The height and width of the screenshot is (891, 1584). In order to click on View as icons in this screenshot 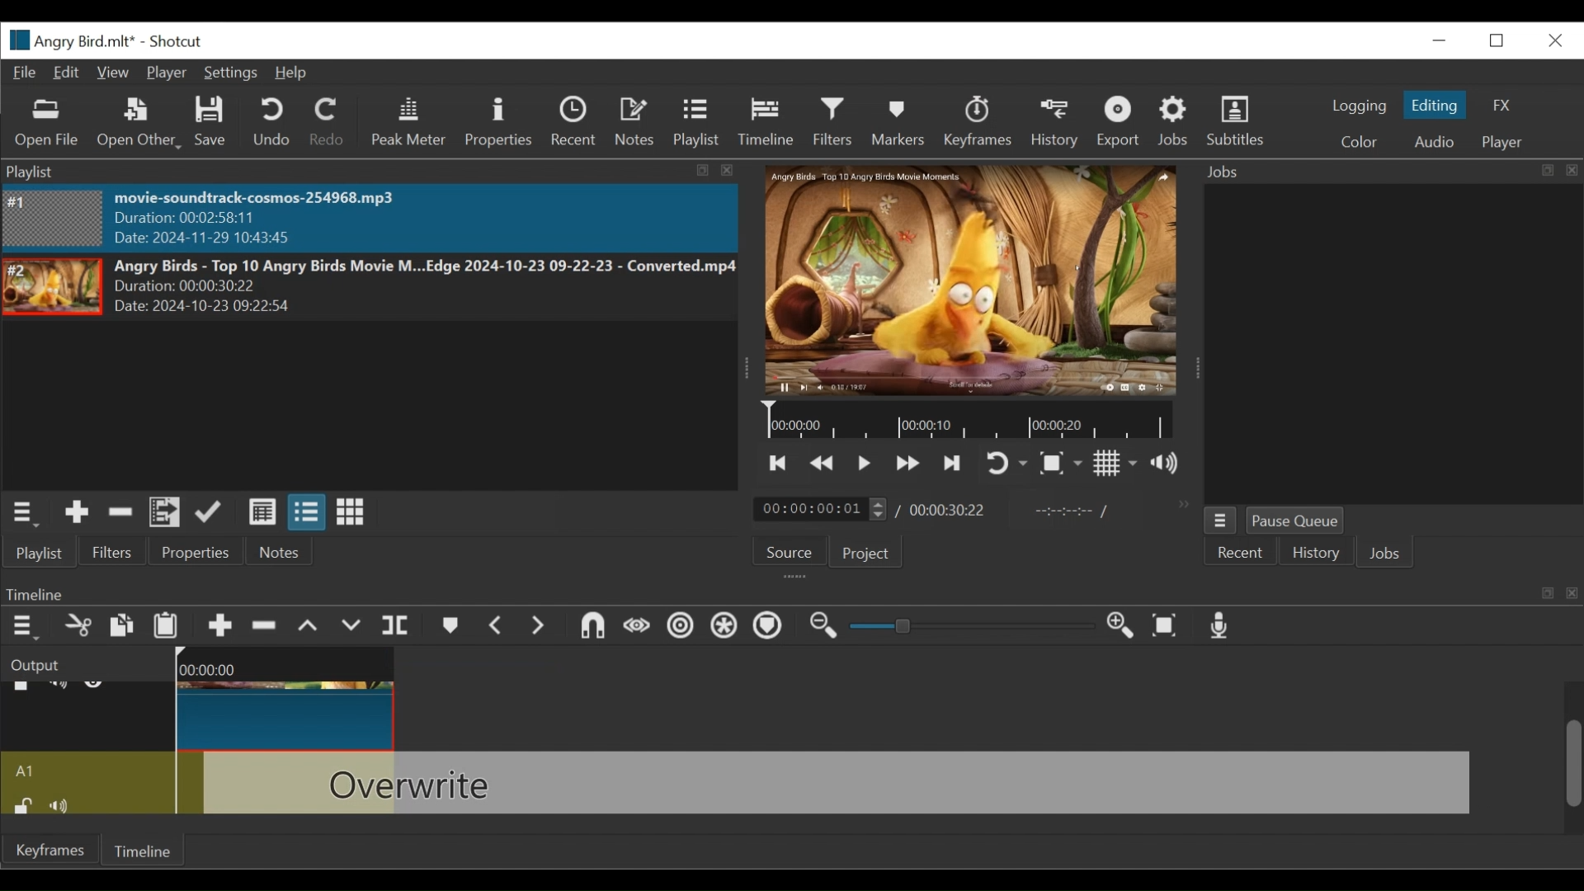, I will do `click(350, 512)`.